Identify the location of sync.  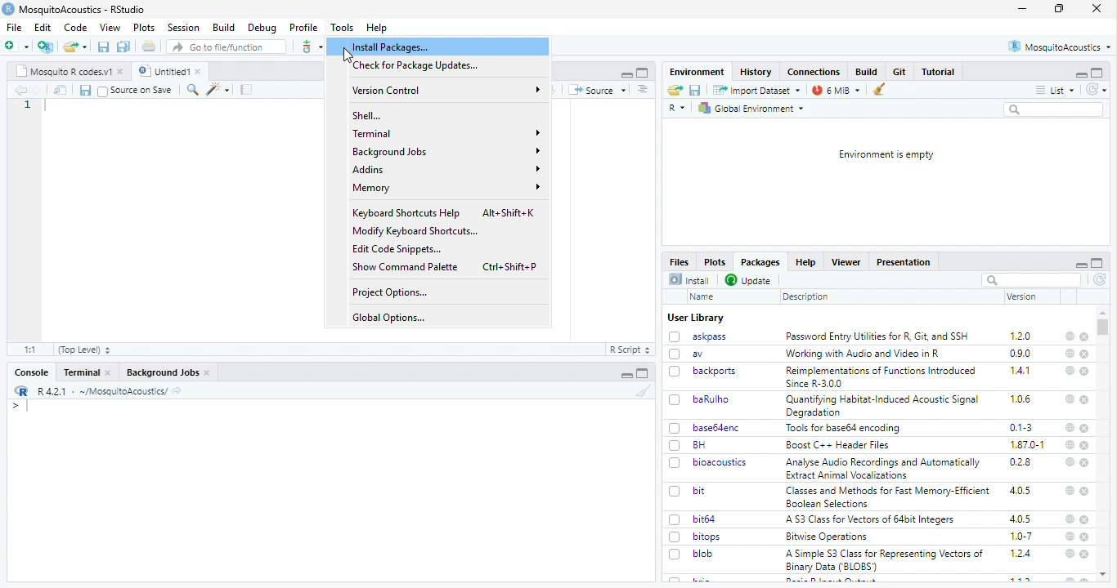
(1096, 90).